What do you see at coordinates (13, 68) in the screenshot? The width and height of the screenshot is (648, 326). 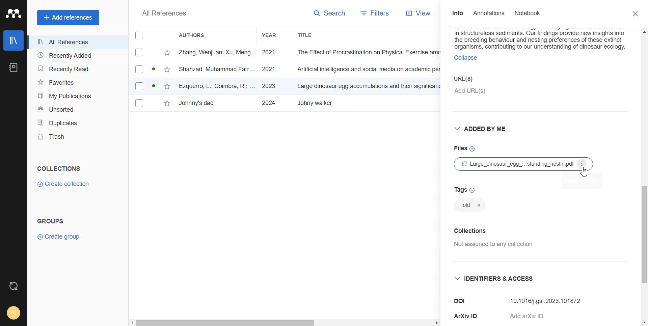 I see `Notebook` at bounding box center [13, 68].